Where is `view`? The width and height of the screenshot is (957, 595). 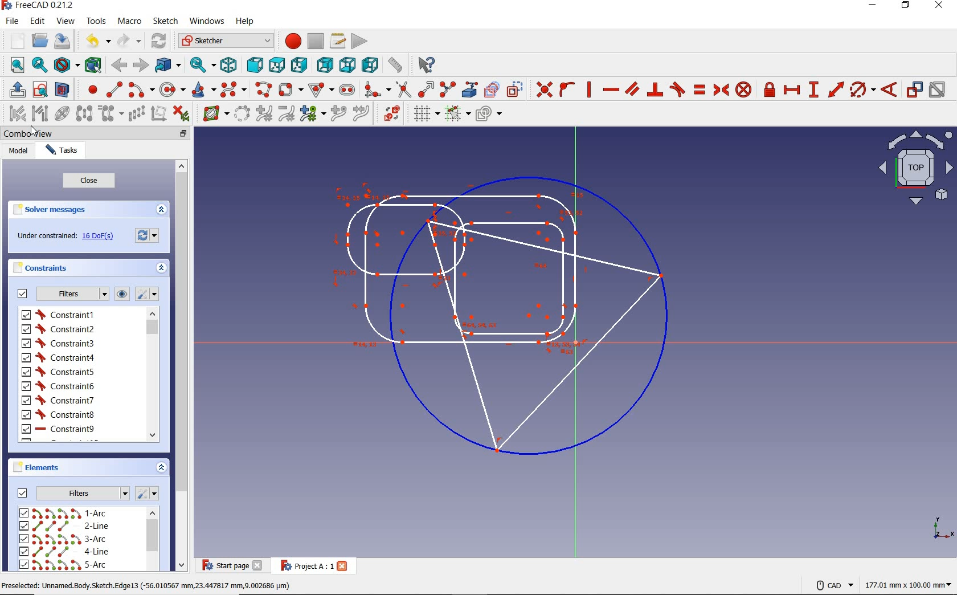
view is located at coordinates (66, 22).